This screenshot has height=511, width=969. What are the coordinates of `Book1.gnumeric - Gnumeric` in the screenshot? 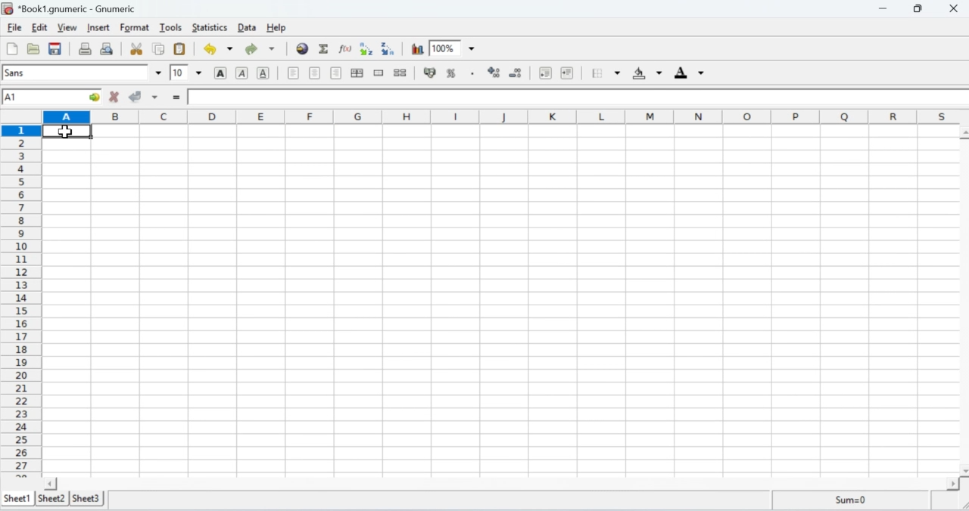 It's located at (80, 10).